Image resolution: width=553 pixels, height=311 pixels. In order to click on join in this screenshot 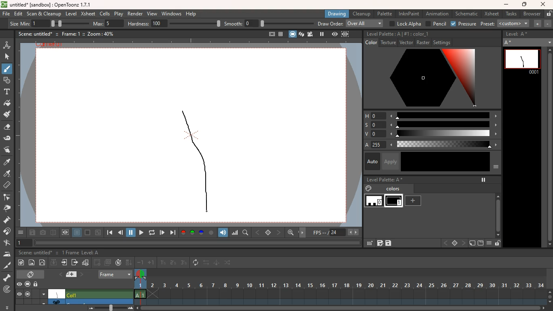, I will do `click(8, 232)`.